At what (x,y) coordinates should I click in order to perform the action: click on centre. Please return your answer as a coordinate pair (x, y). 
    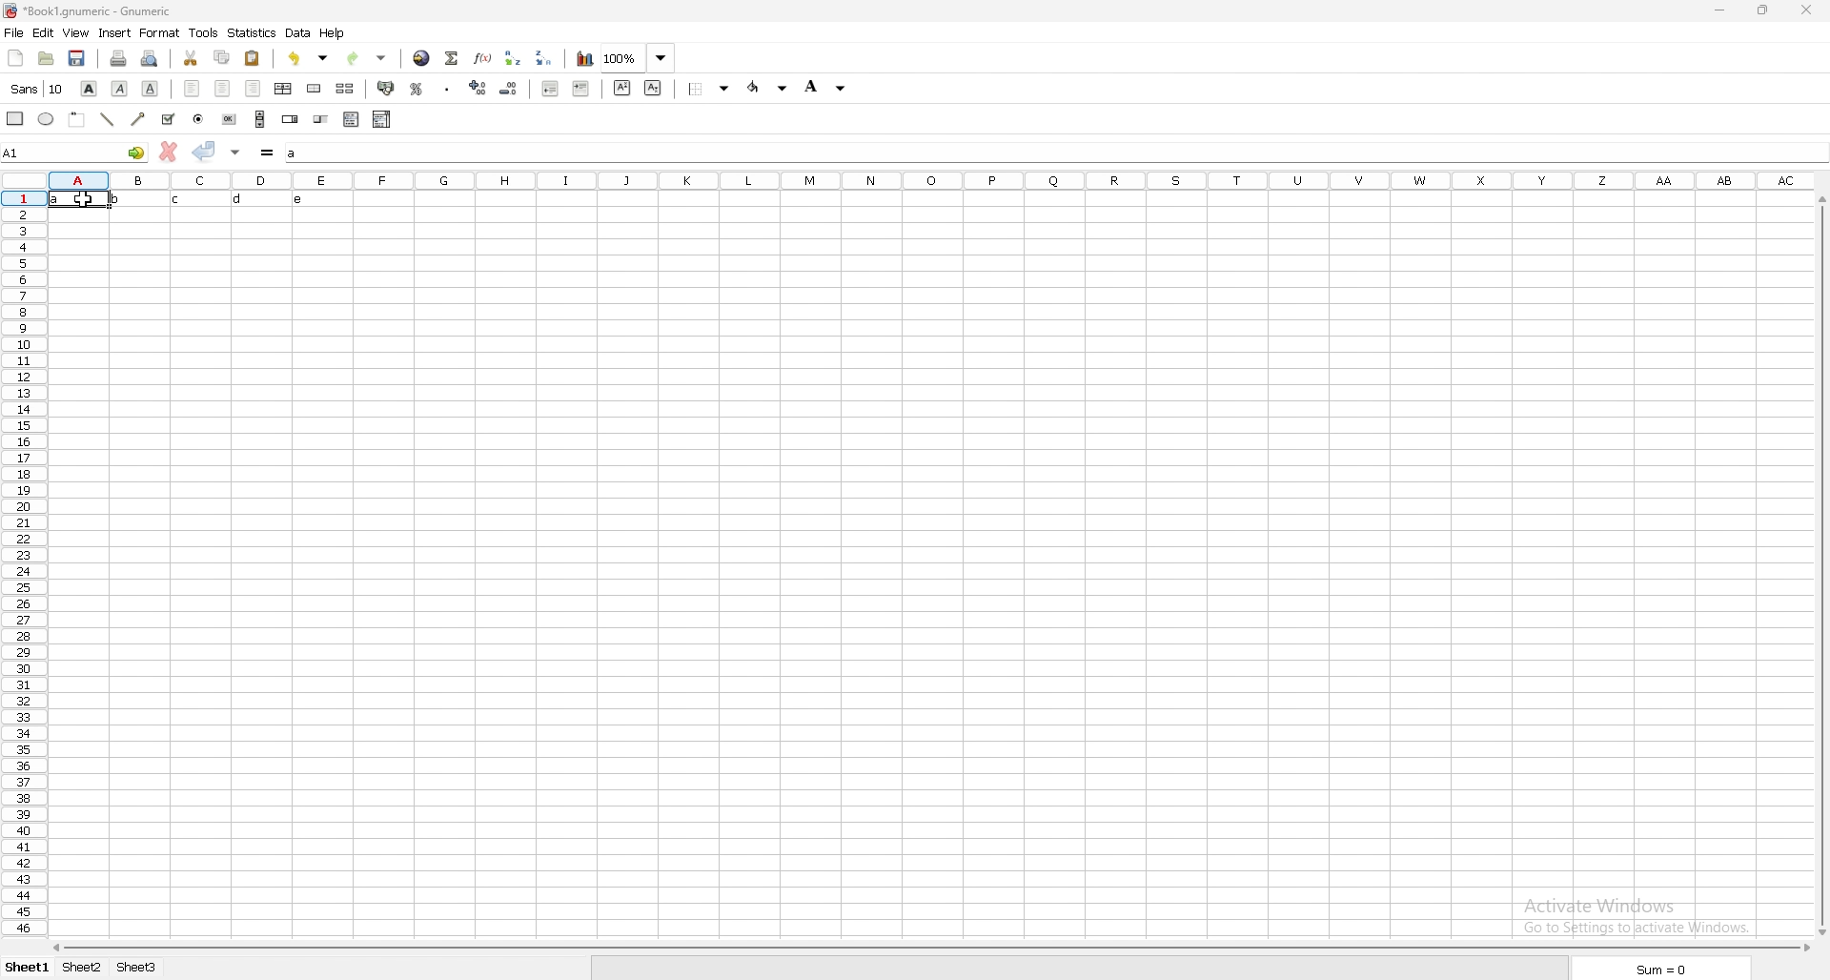
    Looking at the image, I should click on (222, 88).